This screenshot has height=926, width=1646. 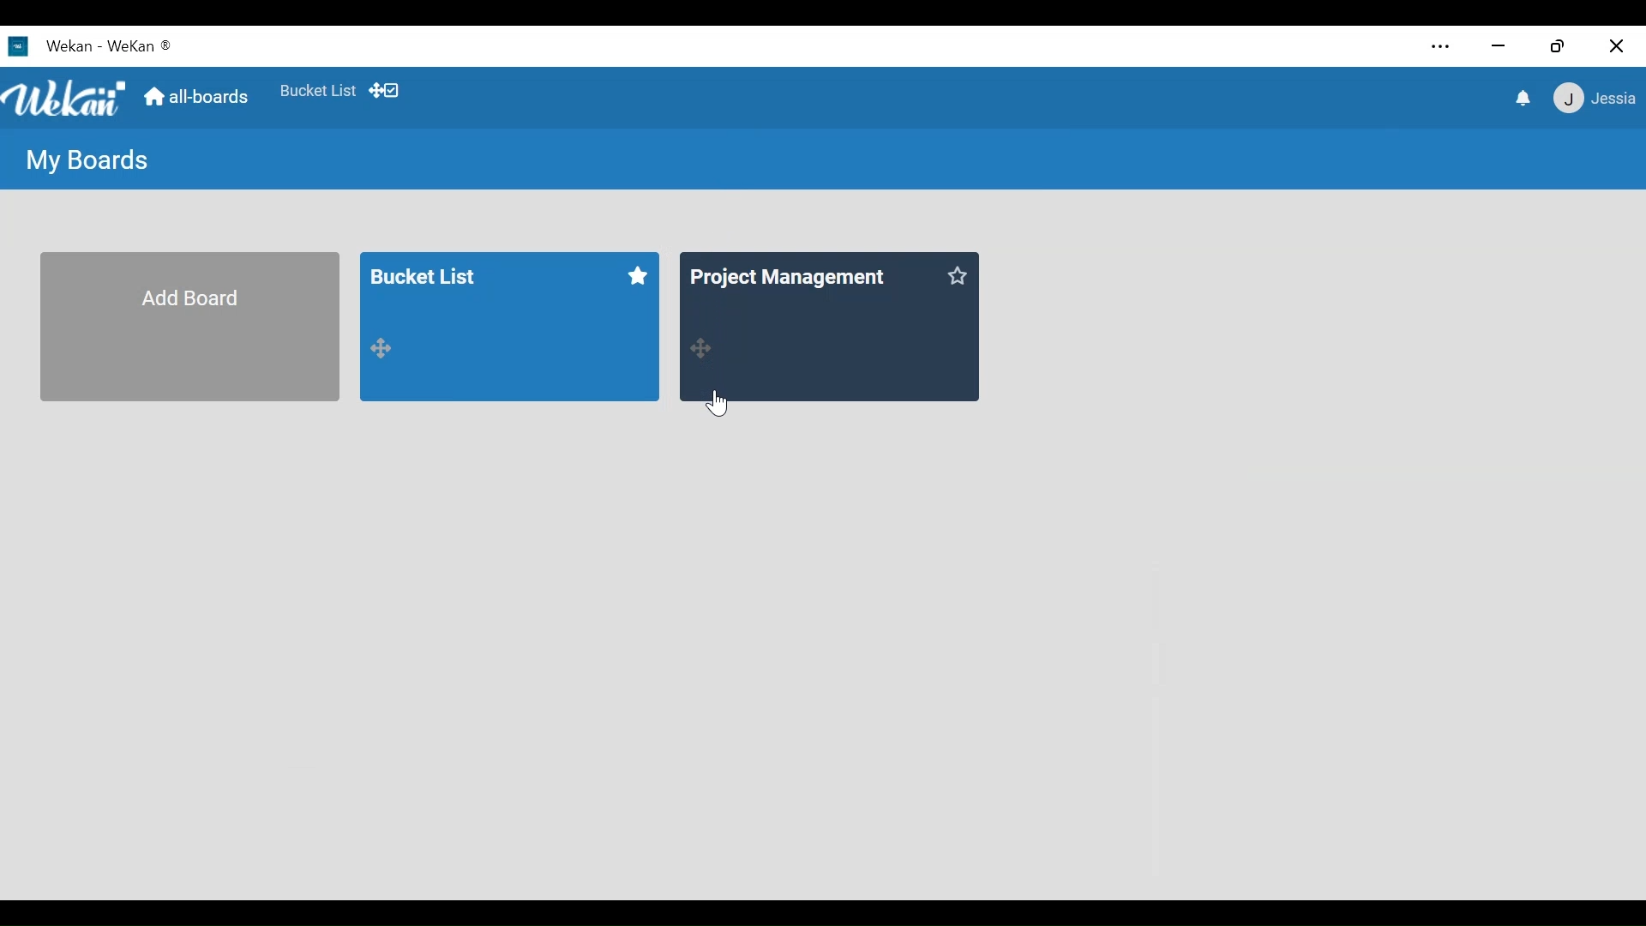 What do you see at coordinates (196, 97) in the screenshot?
I see `all boards` at bounding box center [196, 97].